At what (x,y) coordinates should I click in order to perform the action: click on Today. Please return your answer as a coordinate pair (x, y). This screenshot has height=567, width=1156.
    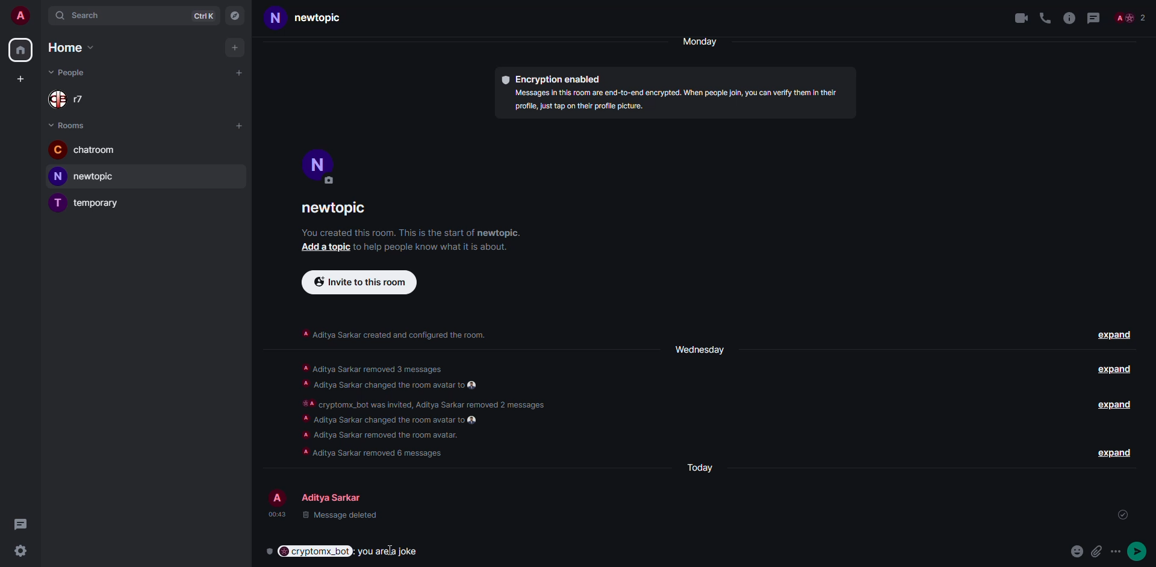
    Looking at the image, I should click on (703, 468).